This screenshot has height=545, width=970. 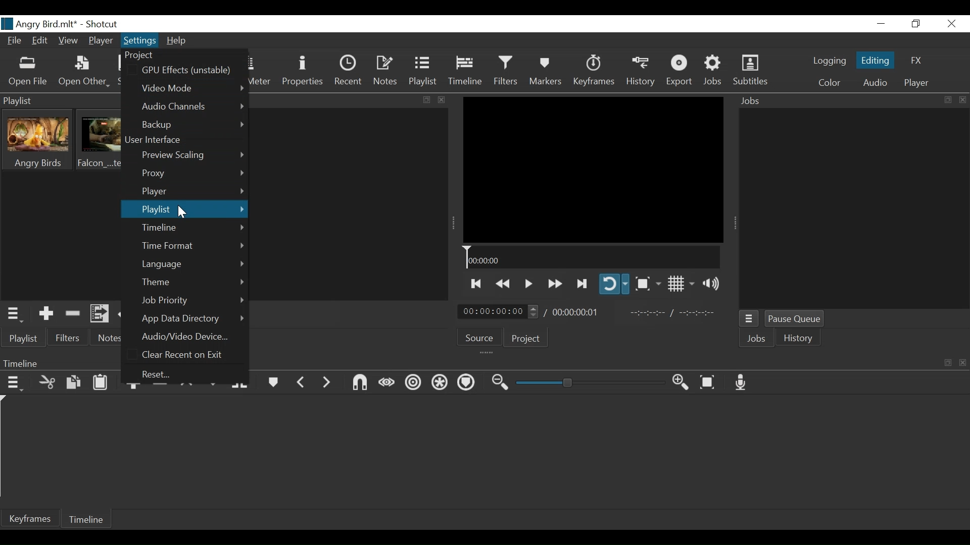 I want to click on Toggle player looping, so click(x=614, y=284).